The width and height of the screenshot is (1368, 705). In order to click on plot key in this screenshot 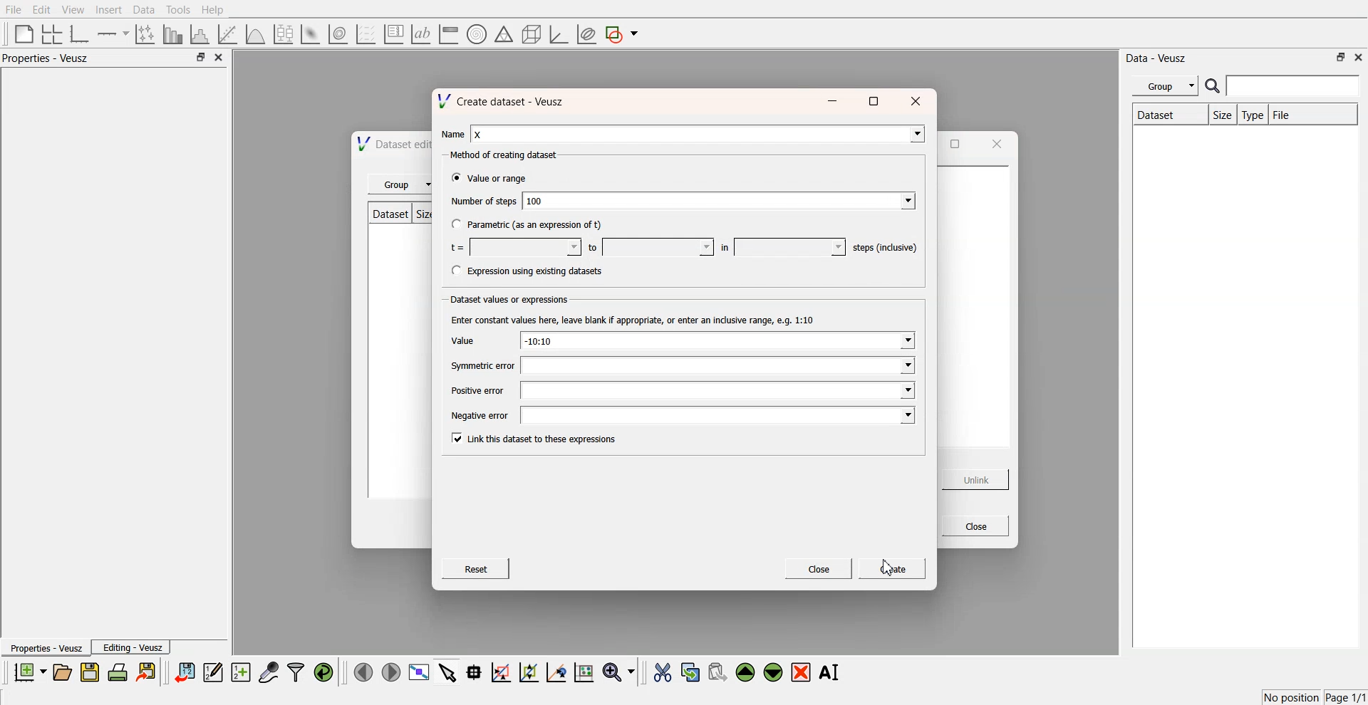, I will do `click(393, 34)`.